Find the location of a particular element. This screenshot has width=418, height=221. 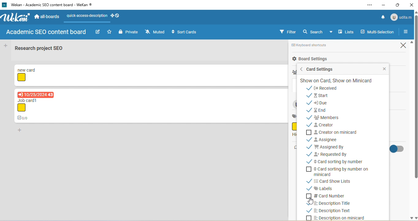

open or close sidebar is located at coordinates (405, 32).